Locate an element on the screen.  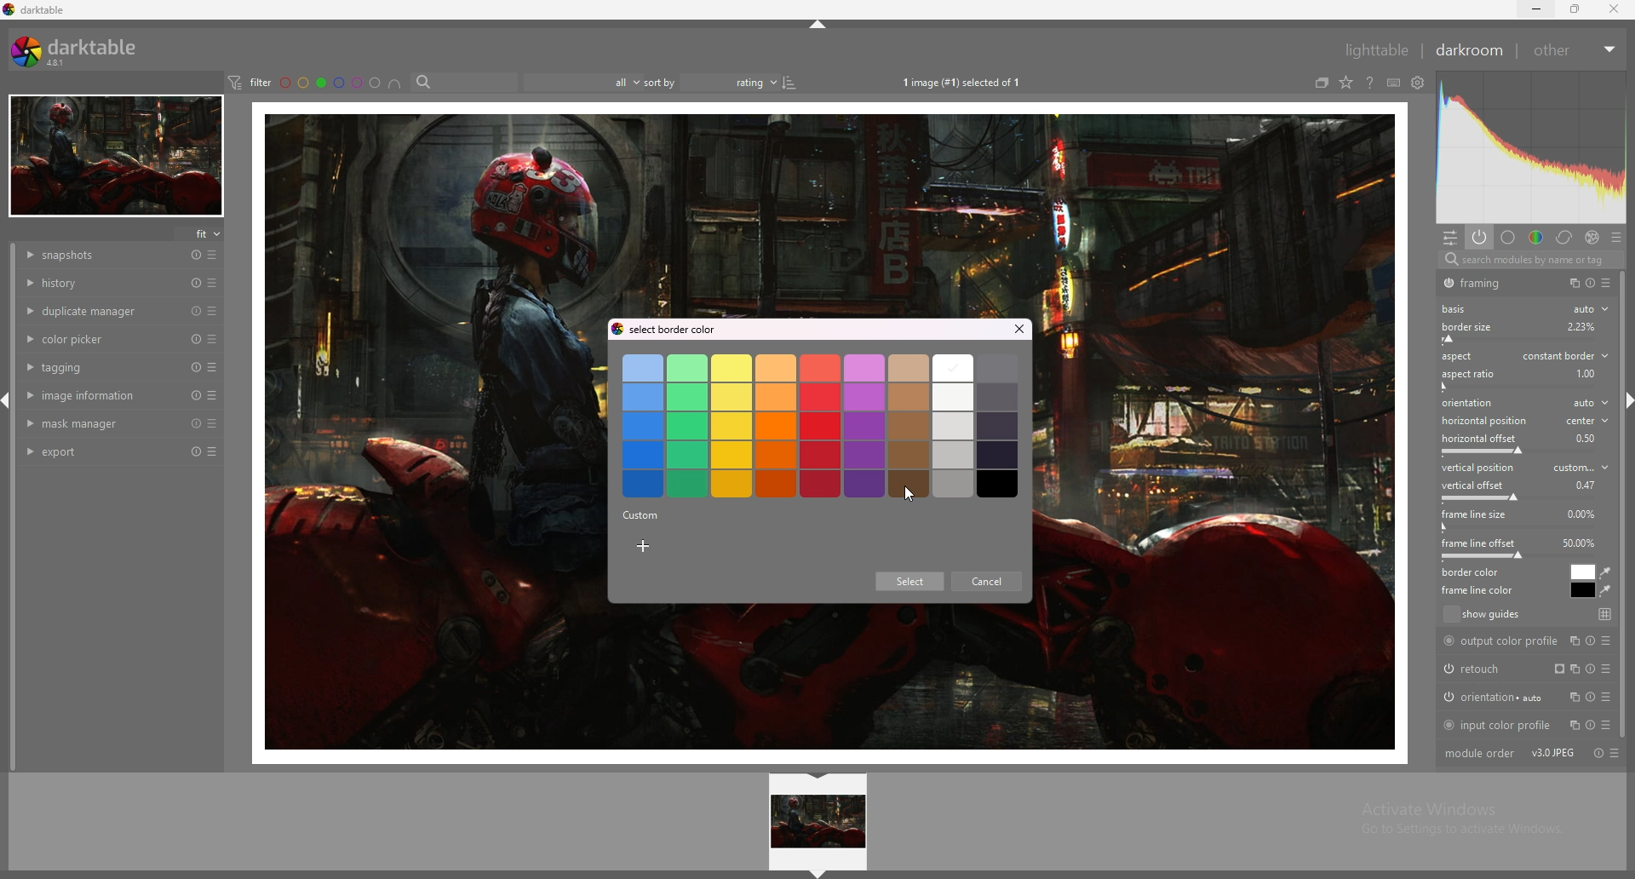
frame line offset is located at coordinates (1479, 543).